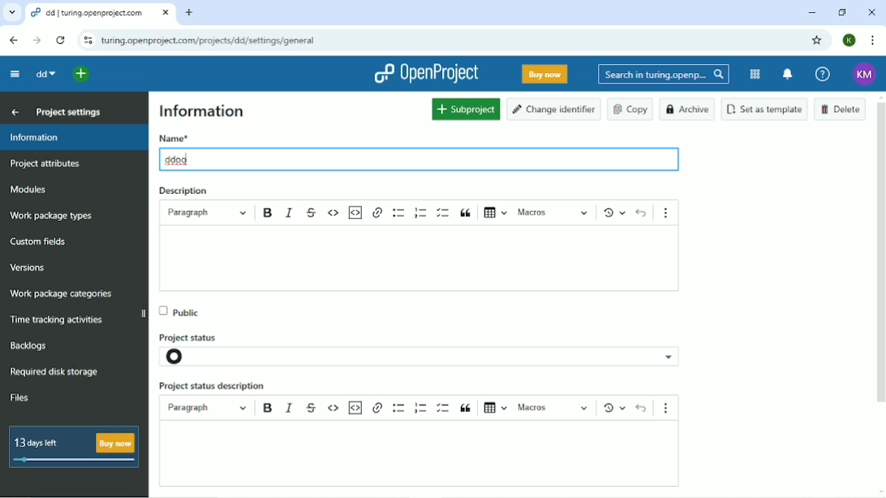 The image size is (886, 498). I want to click on Backlogs, so click(29, 345).